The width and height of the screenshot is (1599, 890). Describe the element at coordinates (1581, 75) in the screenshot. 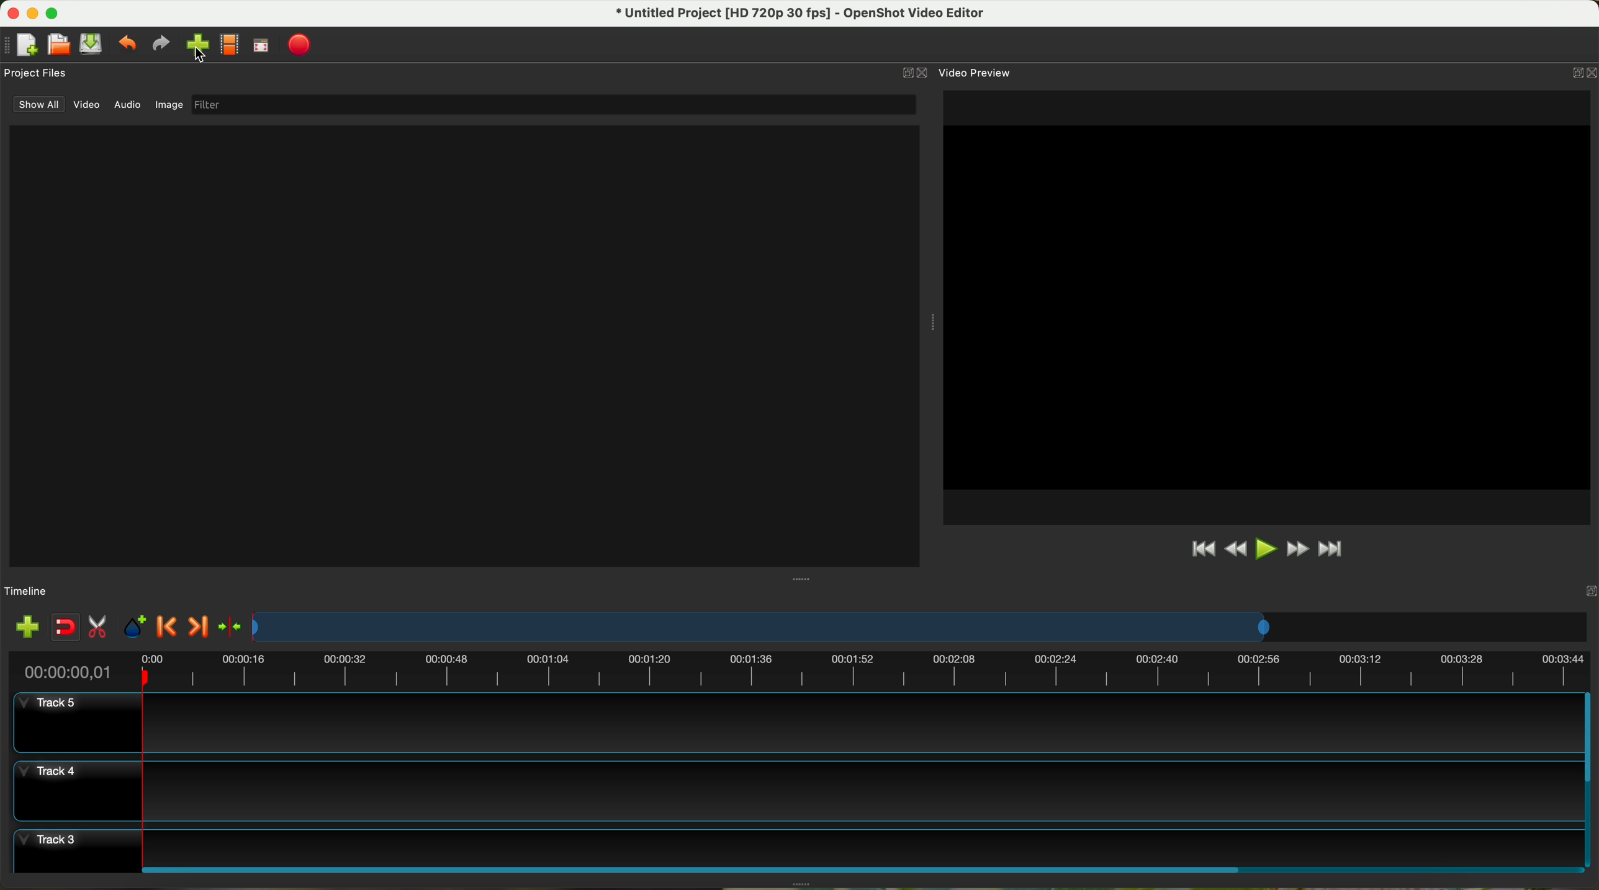

I see `close` at that location.